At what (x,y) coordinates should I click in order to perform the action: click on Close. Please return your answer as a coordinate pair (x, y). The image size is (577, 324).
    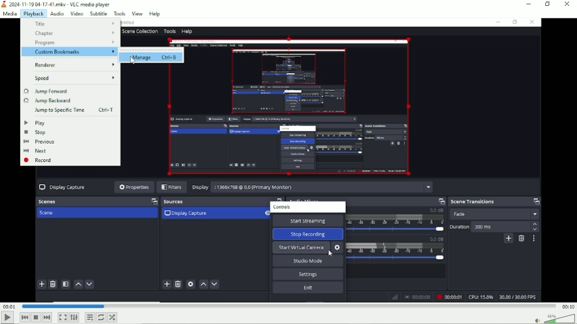
    Looking at the image, I should click on (567, 5).